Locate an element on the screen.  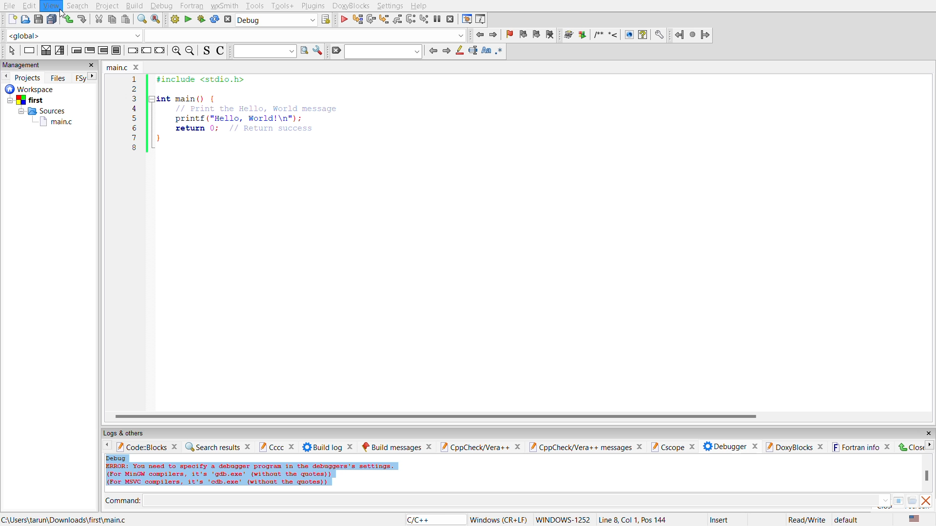
close is located at coordinates (93, 66).